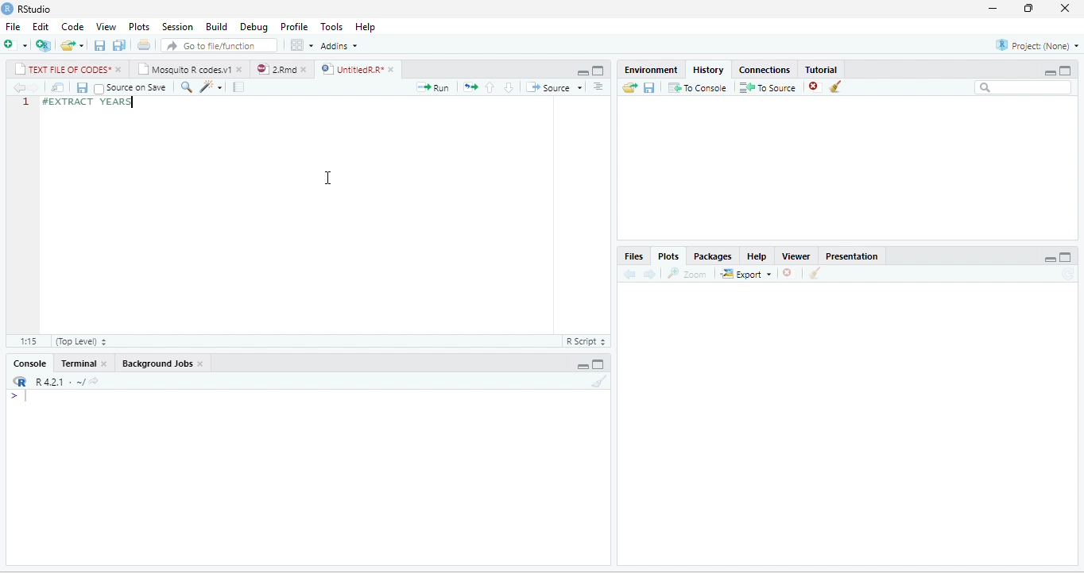  What do you see at coordinates (178, 26) in the screenshot?
I see `Session` at bounding box center [178, 26].